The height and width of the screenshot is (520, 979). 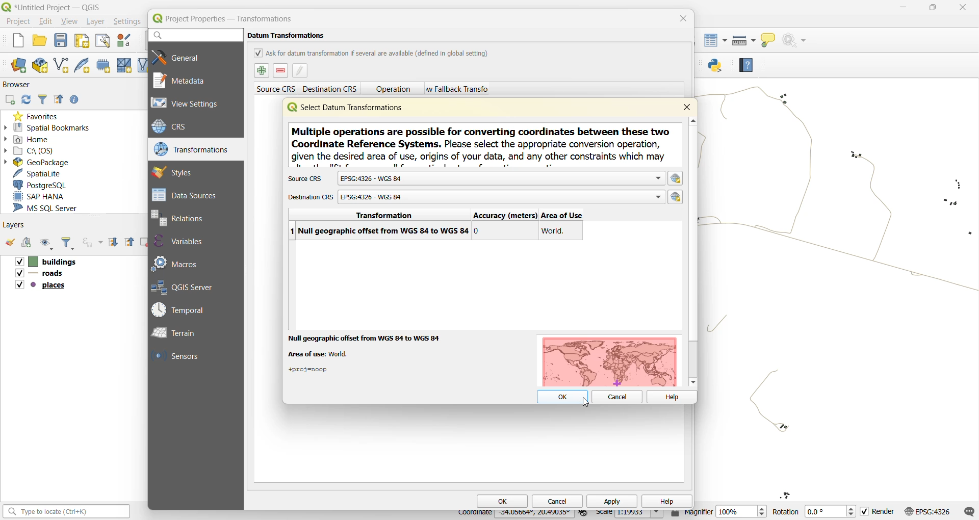 I want to click on area of use, so click(x=563, y=215).